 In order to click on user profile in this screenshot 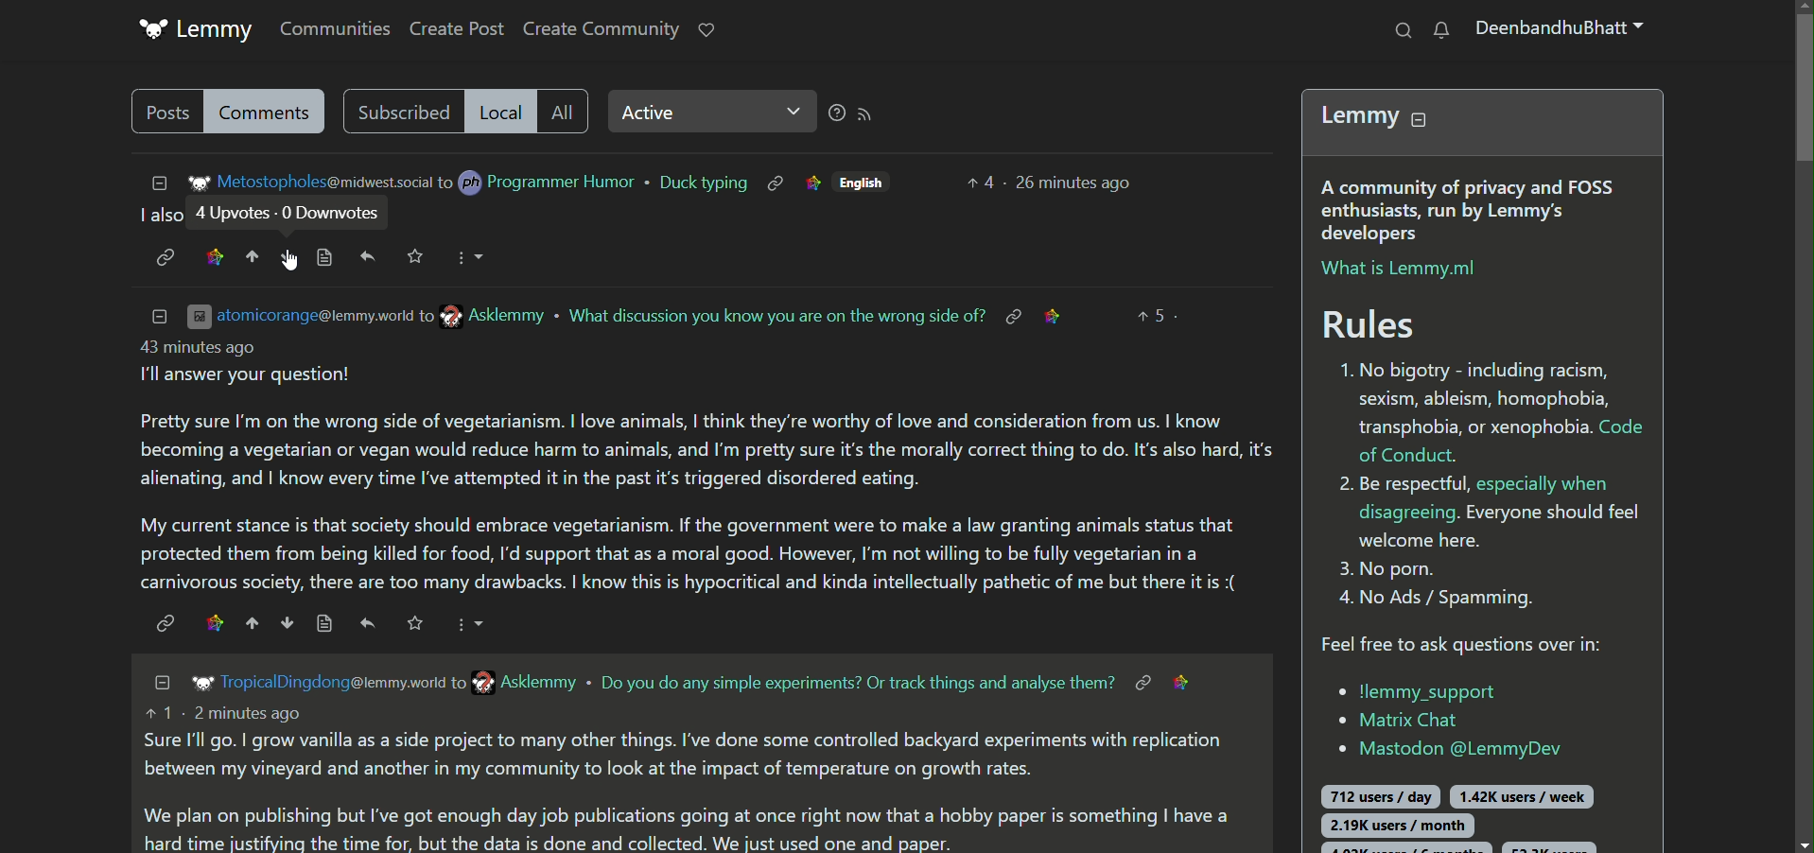, I will do `click(1563, 32)`.